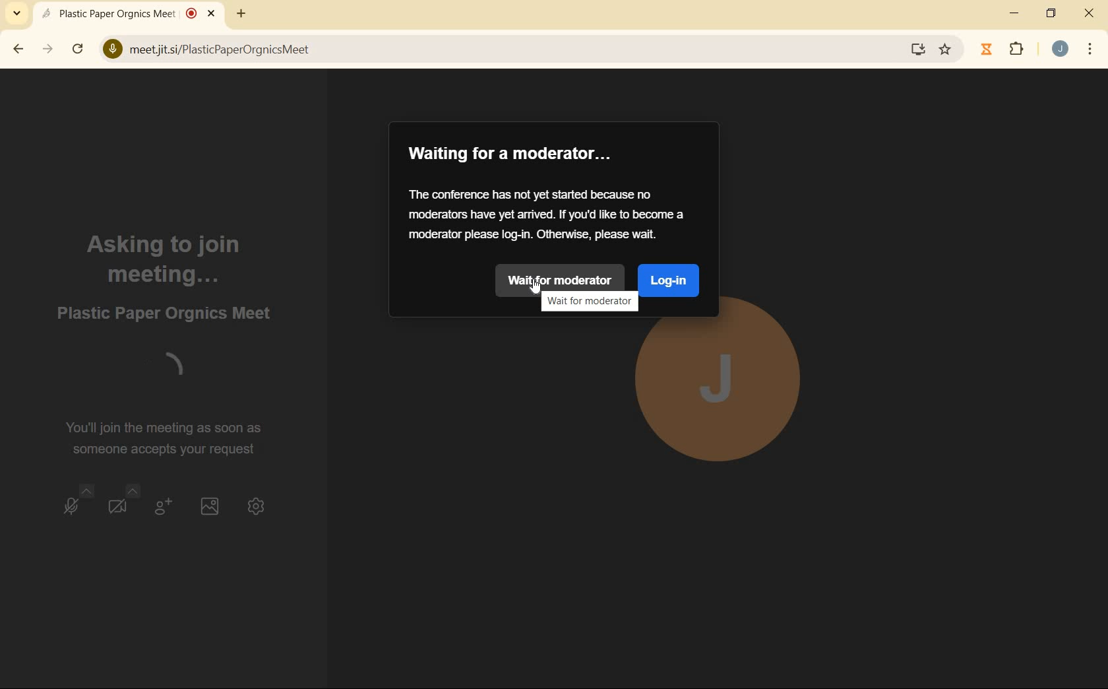 This screenshot has height=689, width=1108. I want to click on account, so click(1060, 49).